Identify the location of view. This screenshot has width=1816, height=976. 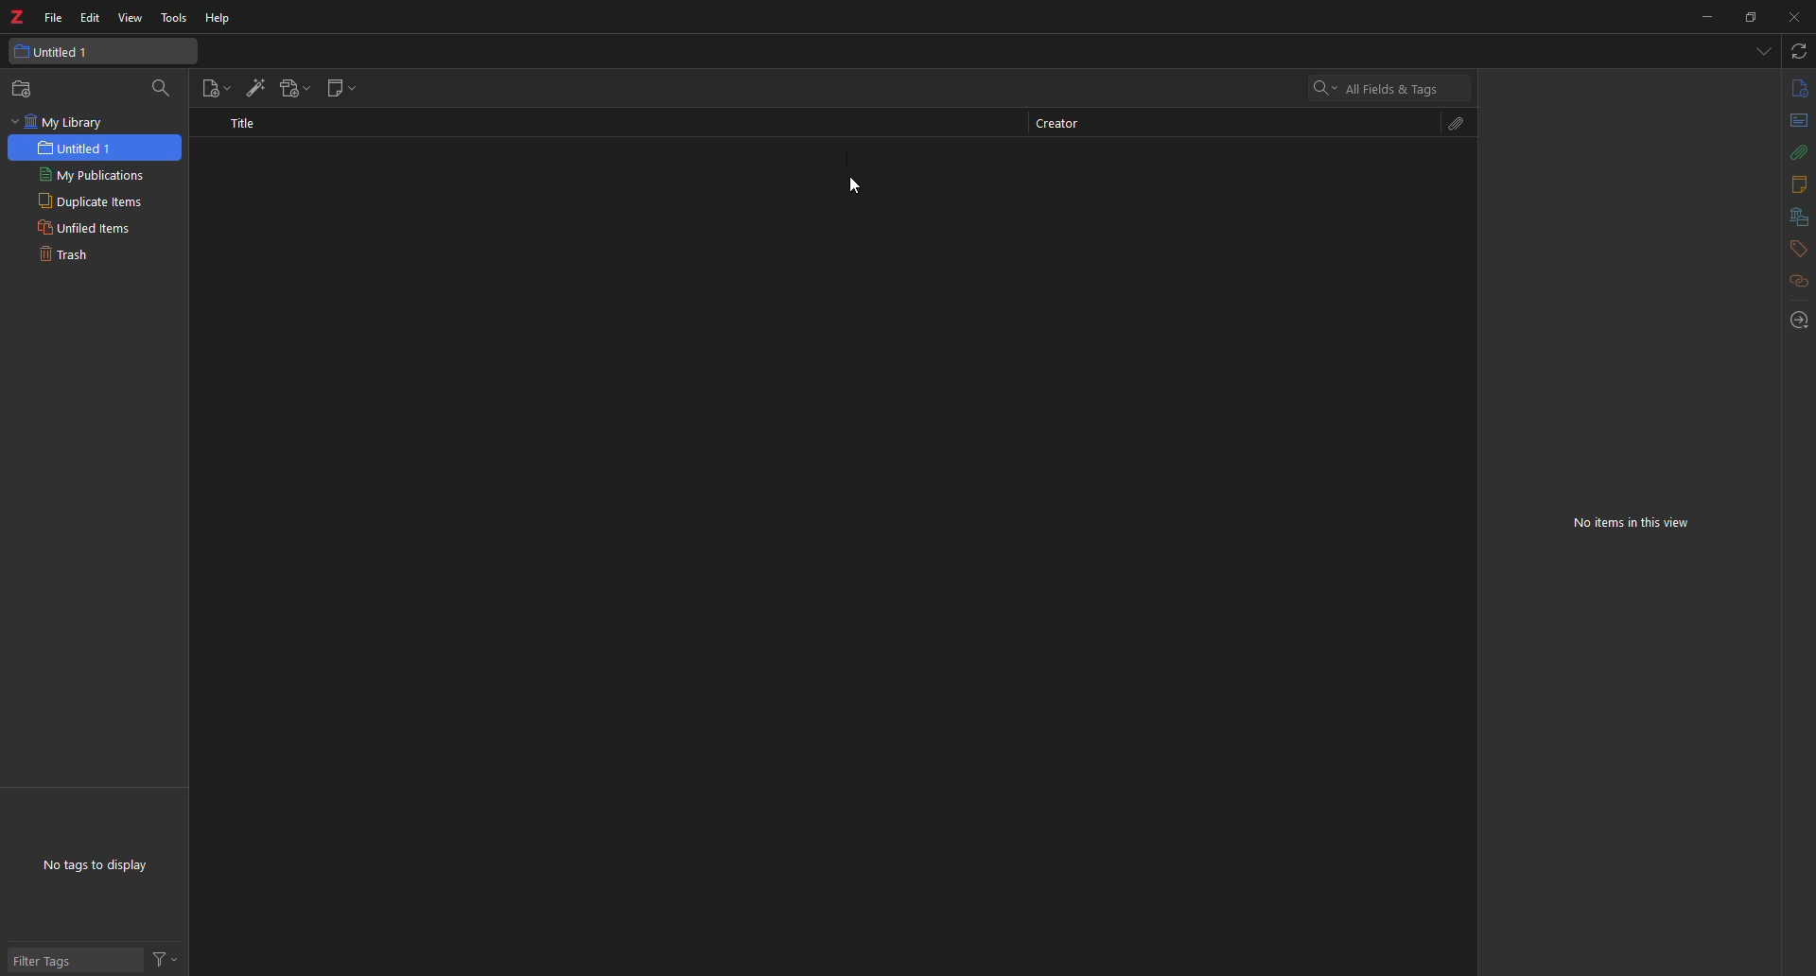
(131, 18).